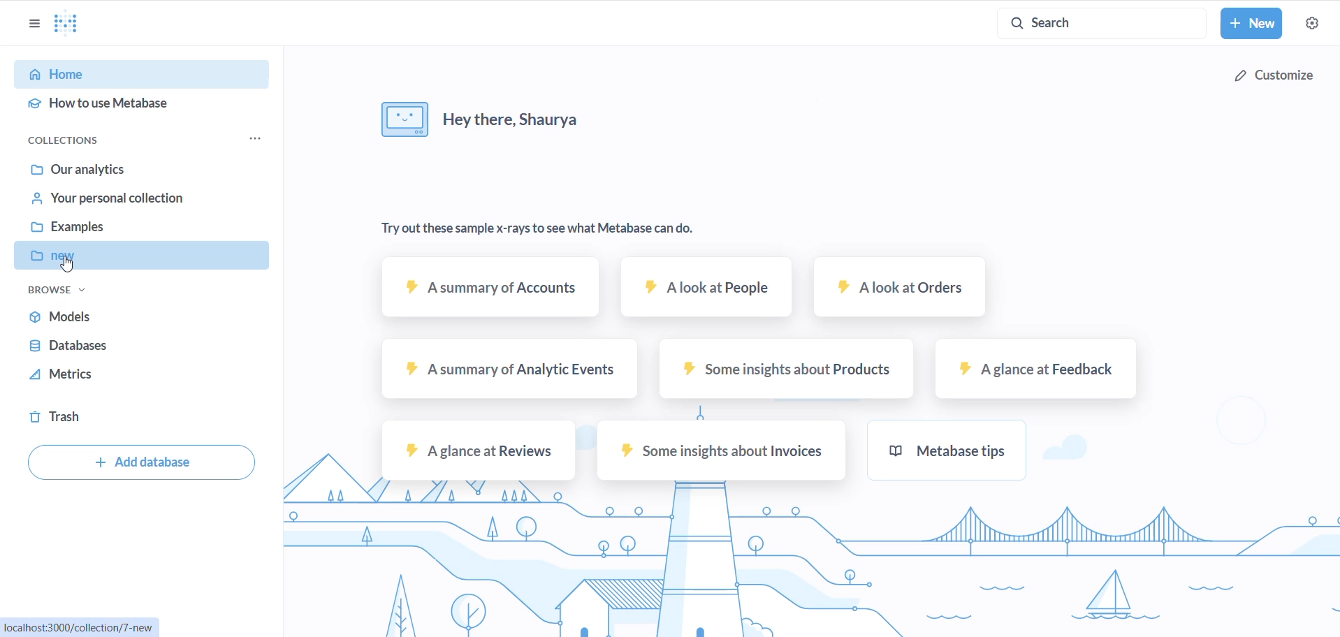 The height and width of the screenshot is (637, 1340). Describe the element at coordinates (68, 418) in the screenshot. I see `trash` at that location.